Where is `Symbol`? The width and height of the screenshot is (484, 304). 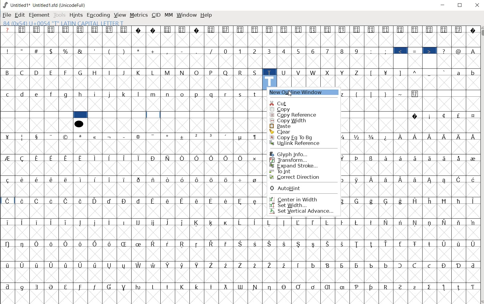
Symbol is located at coordinates (7, 265).